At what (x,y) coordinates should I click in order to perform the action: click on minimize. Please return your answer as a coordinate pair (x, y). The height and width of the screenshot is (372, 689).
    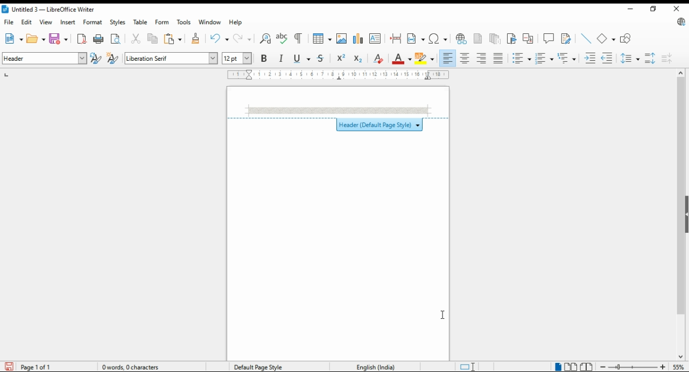
    Looking at the image, I should click on (629, 8).